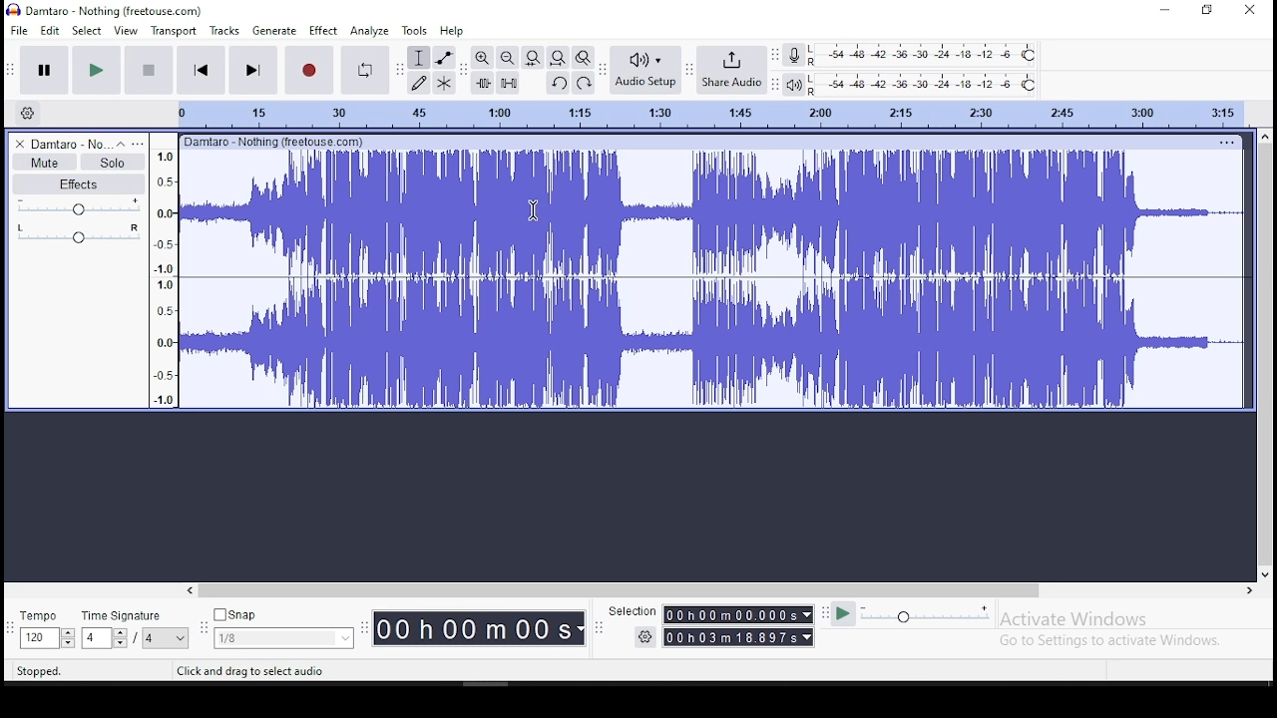 The image size is (1277, 718). Describe the element at coordinates (44, 627) in the screenshot. I see `tempo` at that location.